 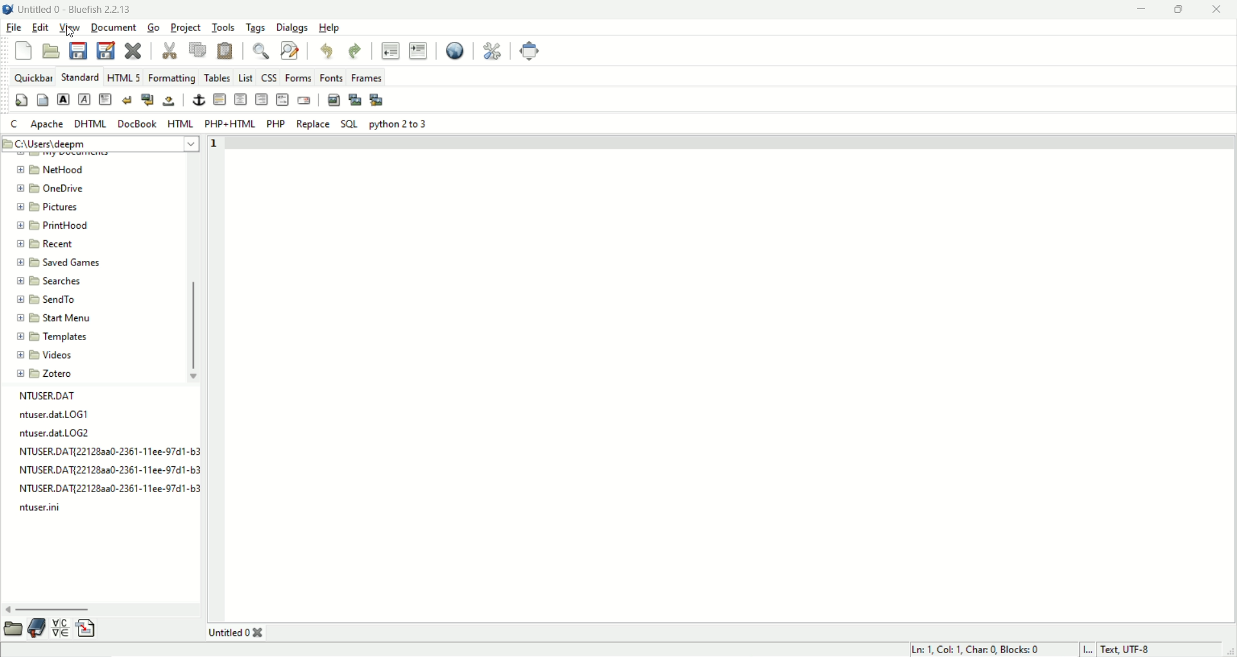 I want to click on go, so click(x=153, y=28).